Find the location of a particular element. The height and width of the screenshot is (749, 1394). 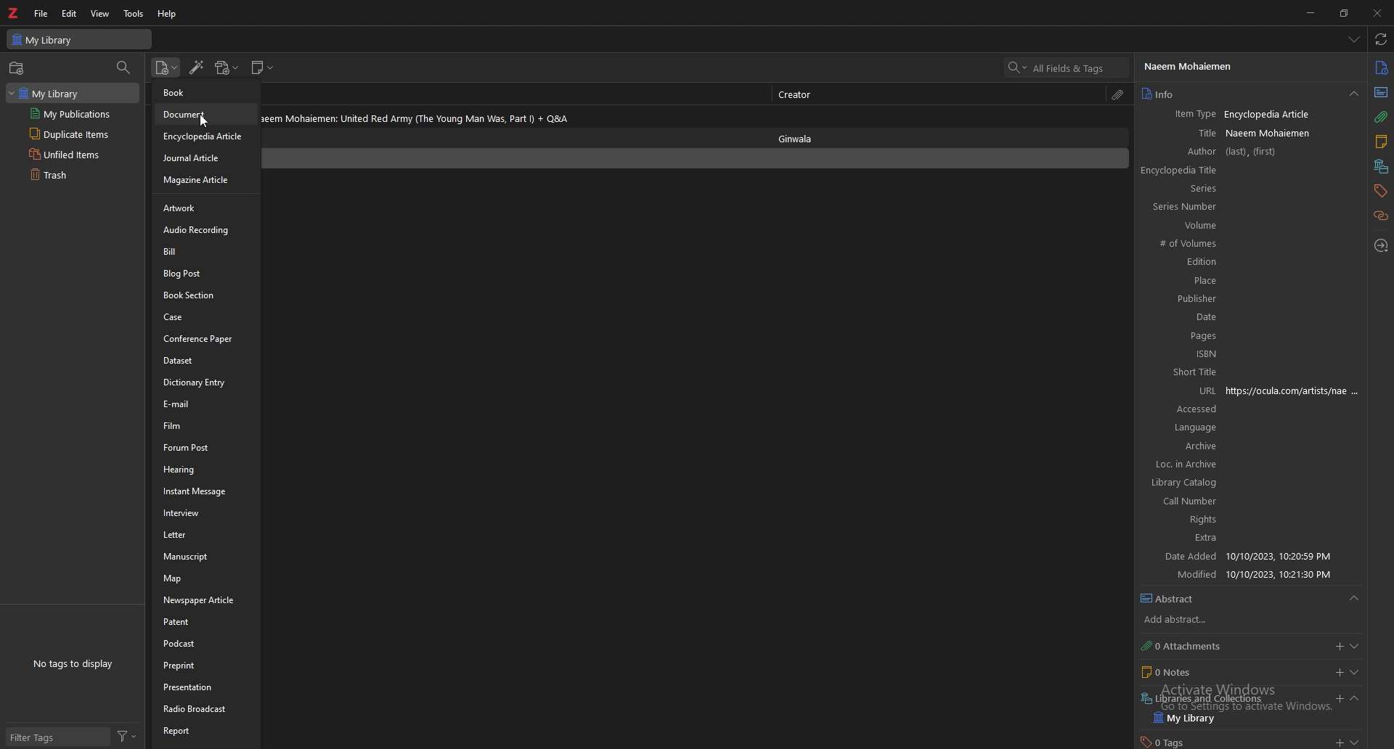

drop down is located at coordinates (1354, 95).